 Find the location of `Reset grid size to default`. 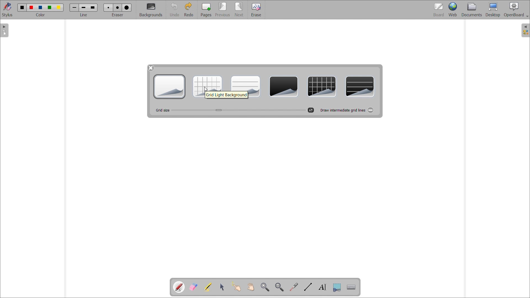

Reset grid size to default is located at coordinates (311, 110).